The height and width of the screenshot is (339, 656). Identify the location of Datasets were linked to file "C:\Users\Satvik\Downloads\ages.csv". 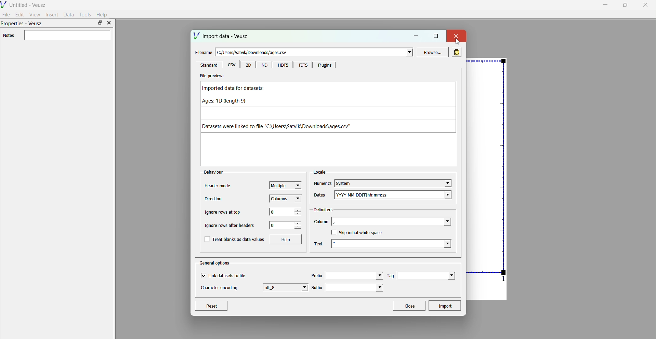
(285, 126).